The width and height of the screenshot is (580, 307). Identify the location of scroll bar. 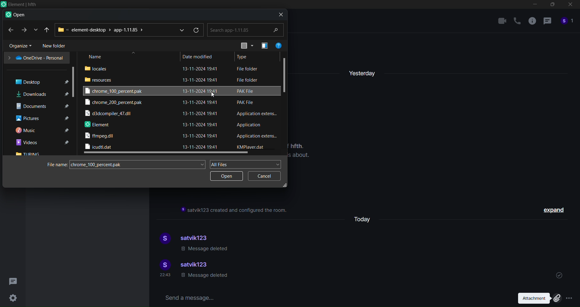
(74, 81).